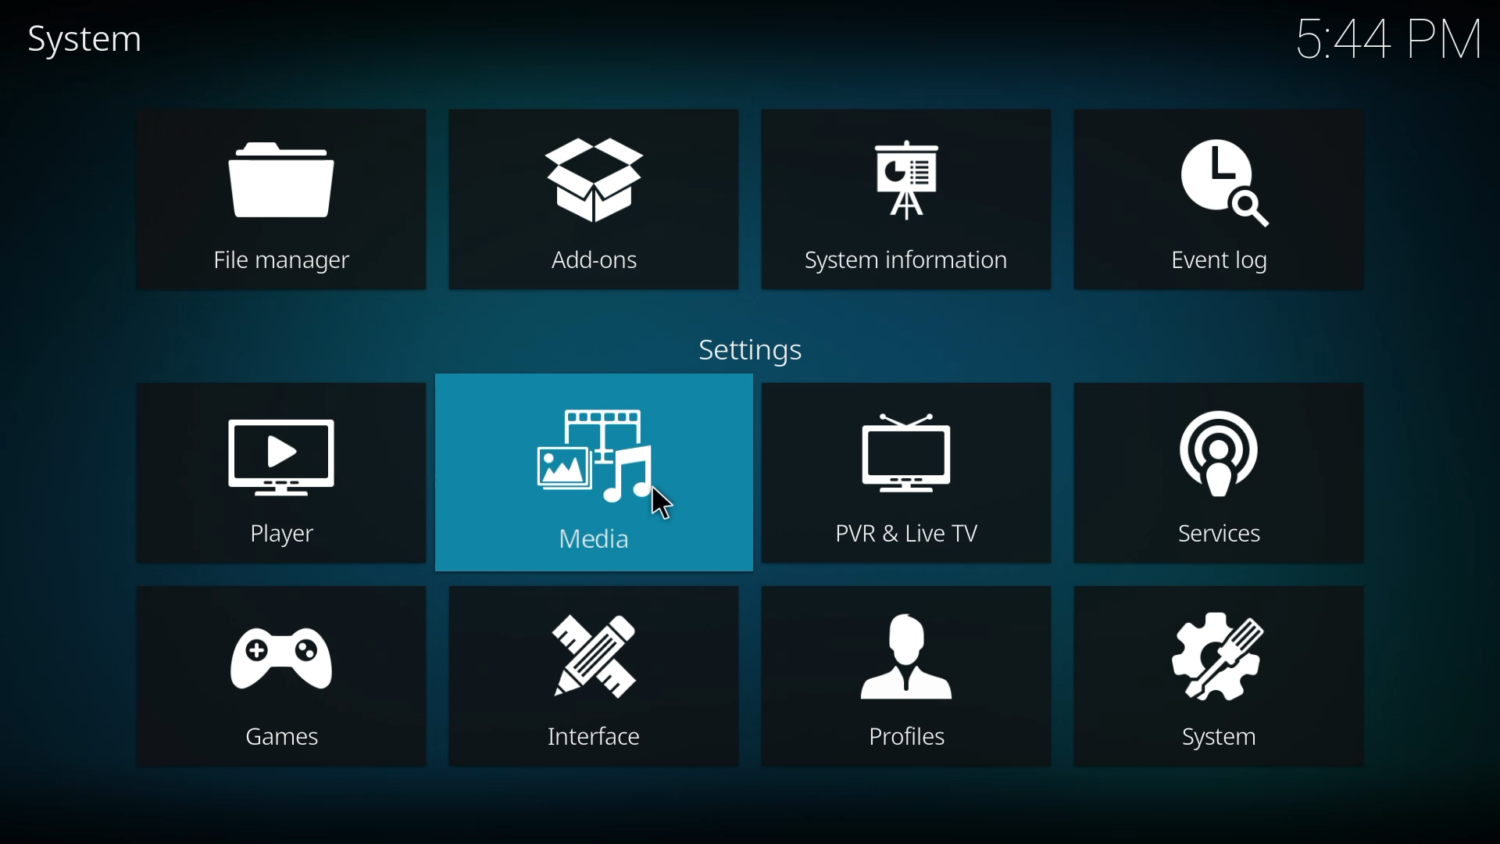 Image resolution: width=1500 pixels, height=844 pixels. What do you see at coordinates (1216, 181) in the screenshot?
I see `event log` at bounding box center [1216, 181].